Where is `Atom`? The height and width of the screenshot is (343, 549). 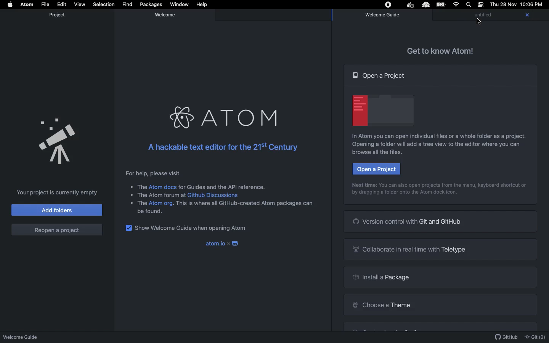
Atom is located at coordinates (27, 5).